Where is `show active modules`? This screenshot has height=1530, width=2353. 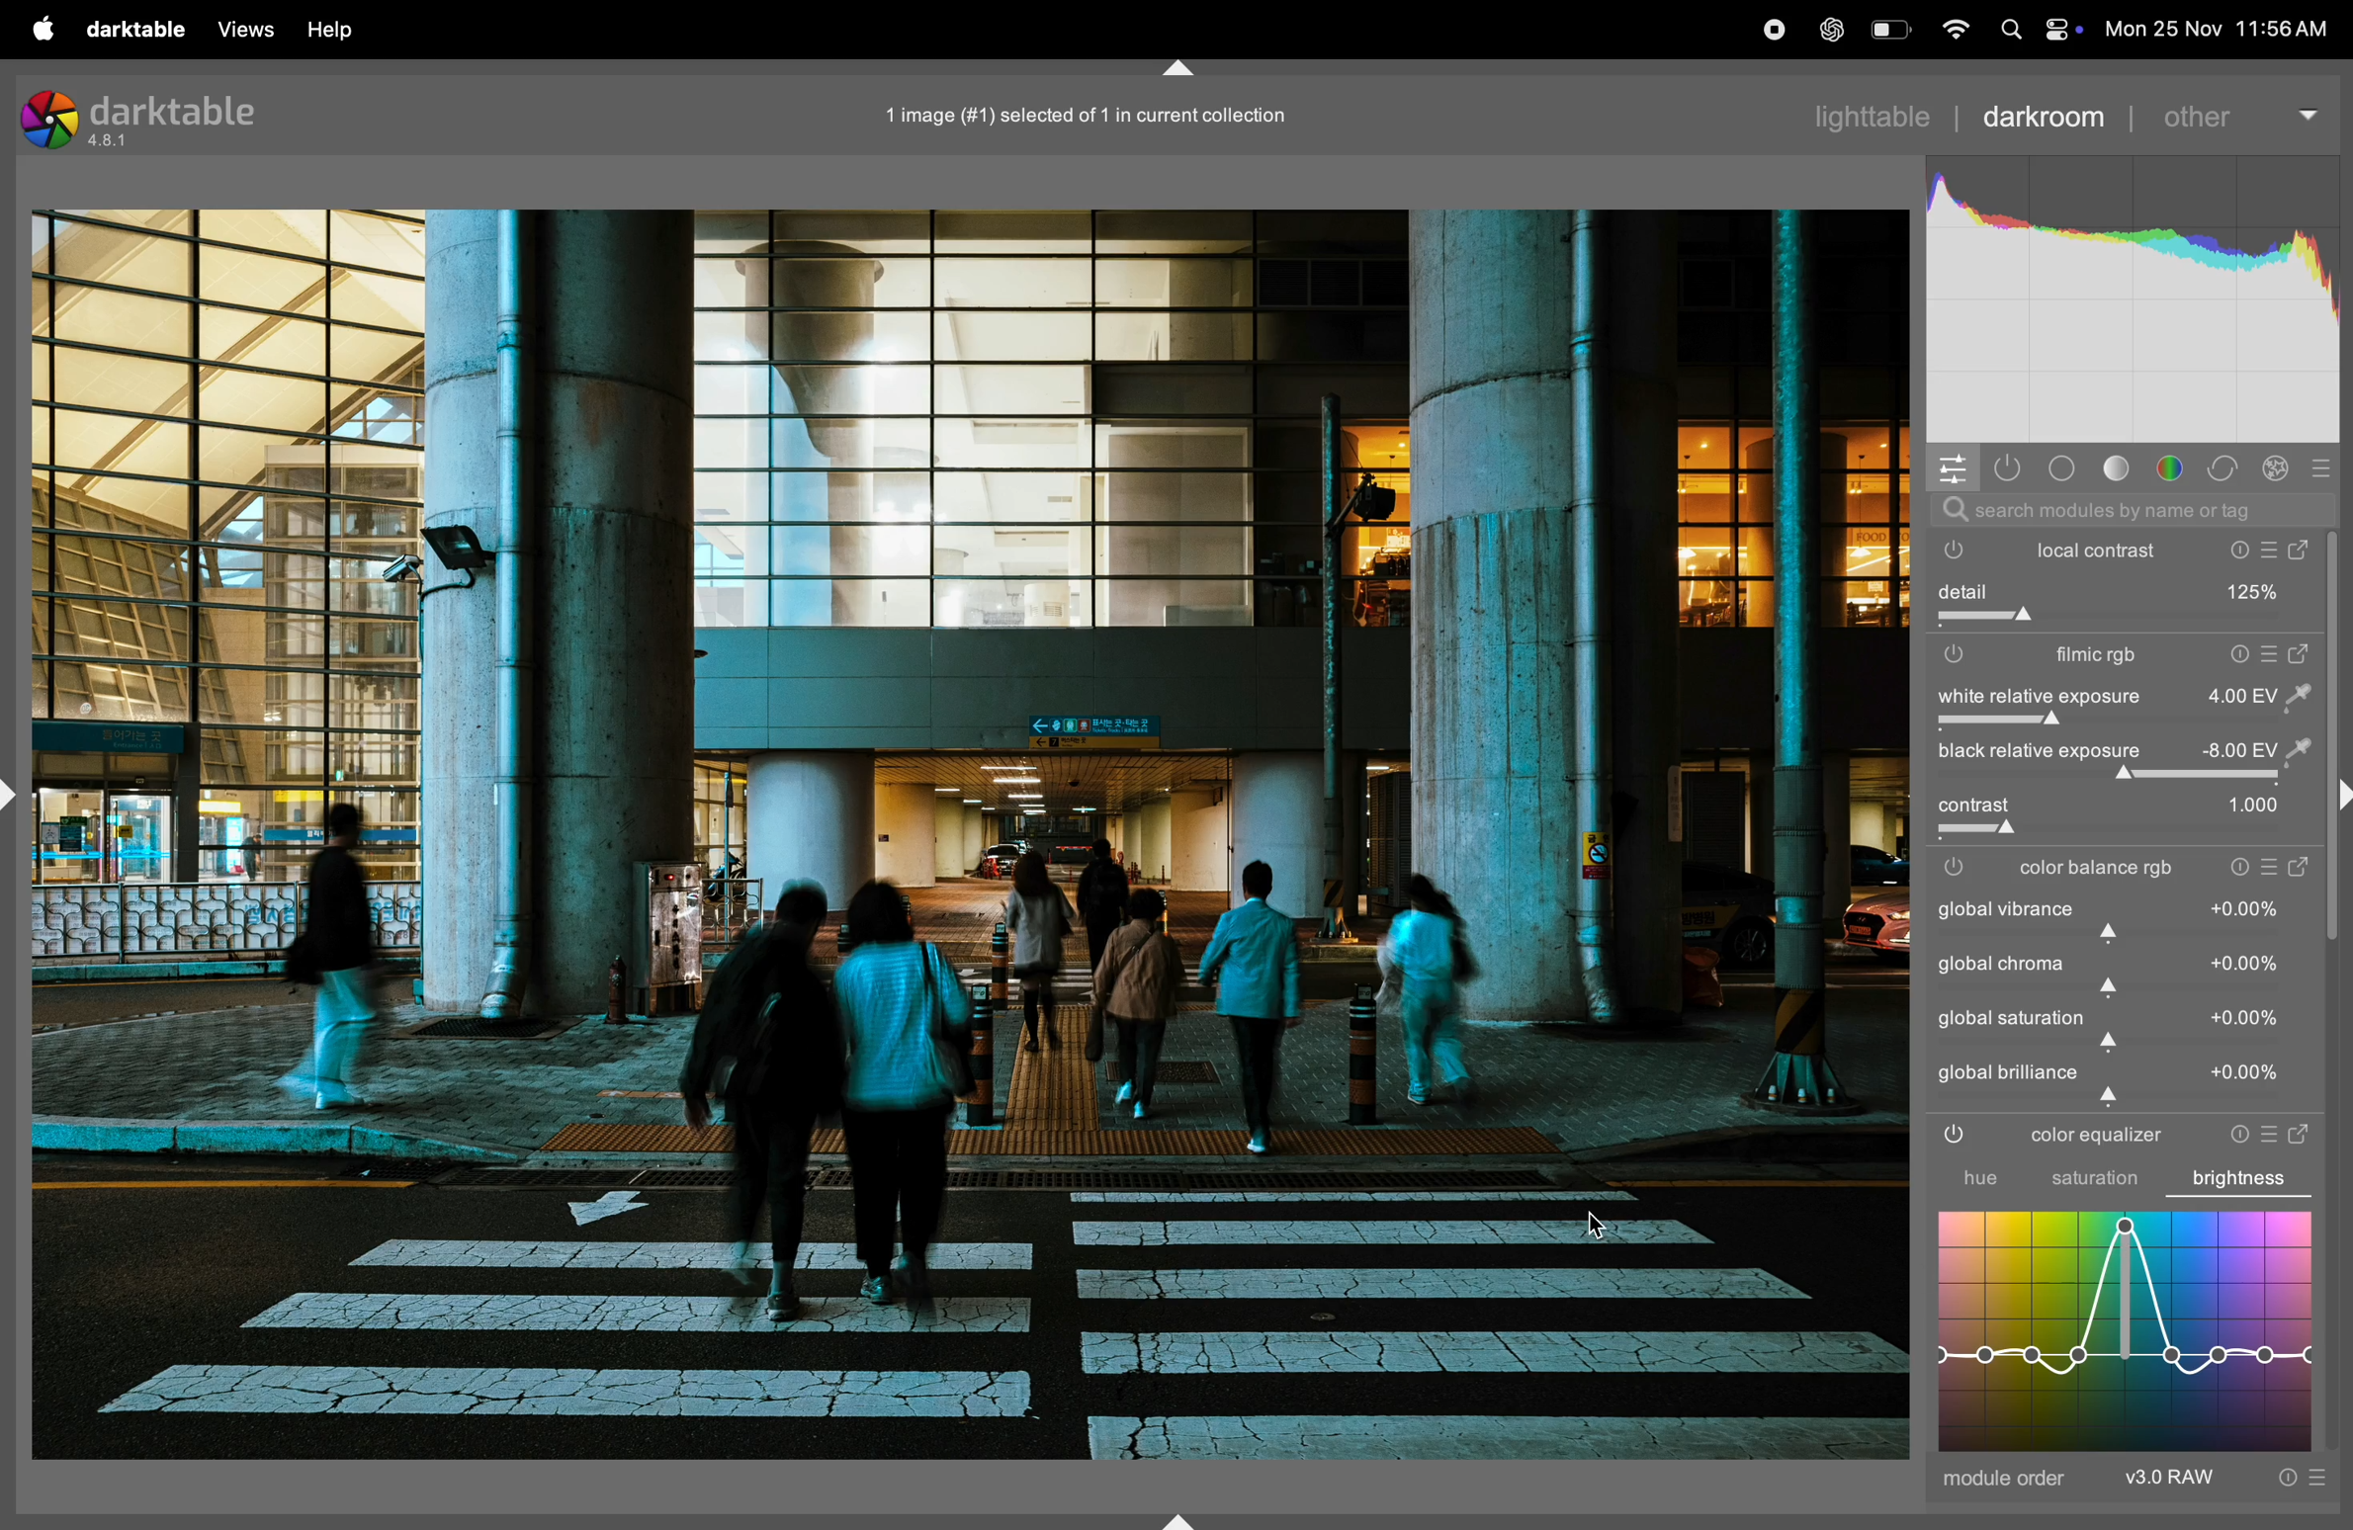 show active modules is located at coordinates (2008, 465).